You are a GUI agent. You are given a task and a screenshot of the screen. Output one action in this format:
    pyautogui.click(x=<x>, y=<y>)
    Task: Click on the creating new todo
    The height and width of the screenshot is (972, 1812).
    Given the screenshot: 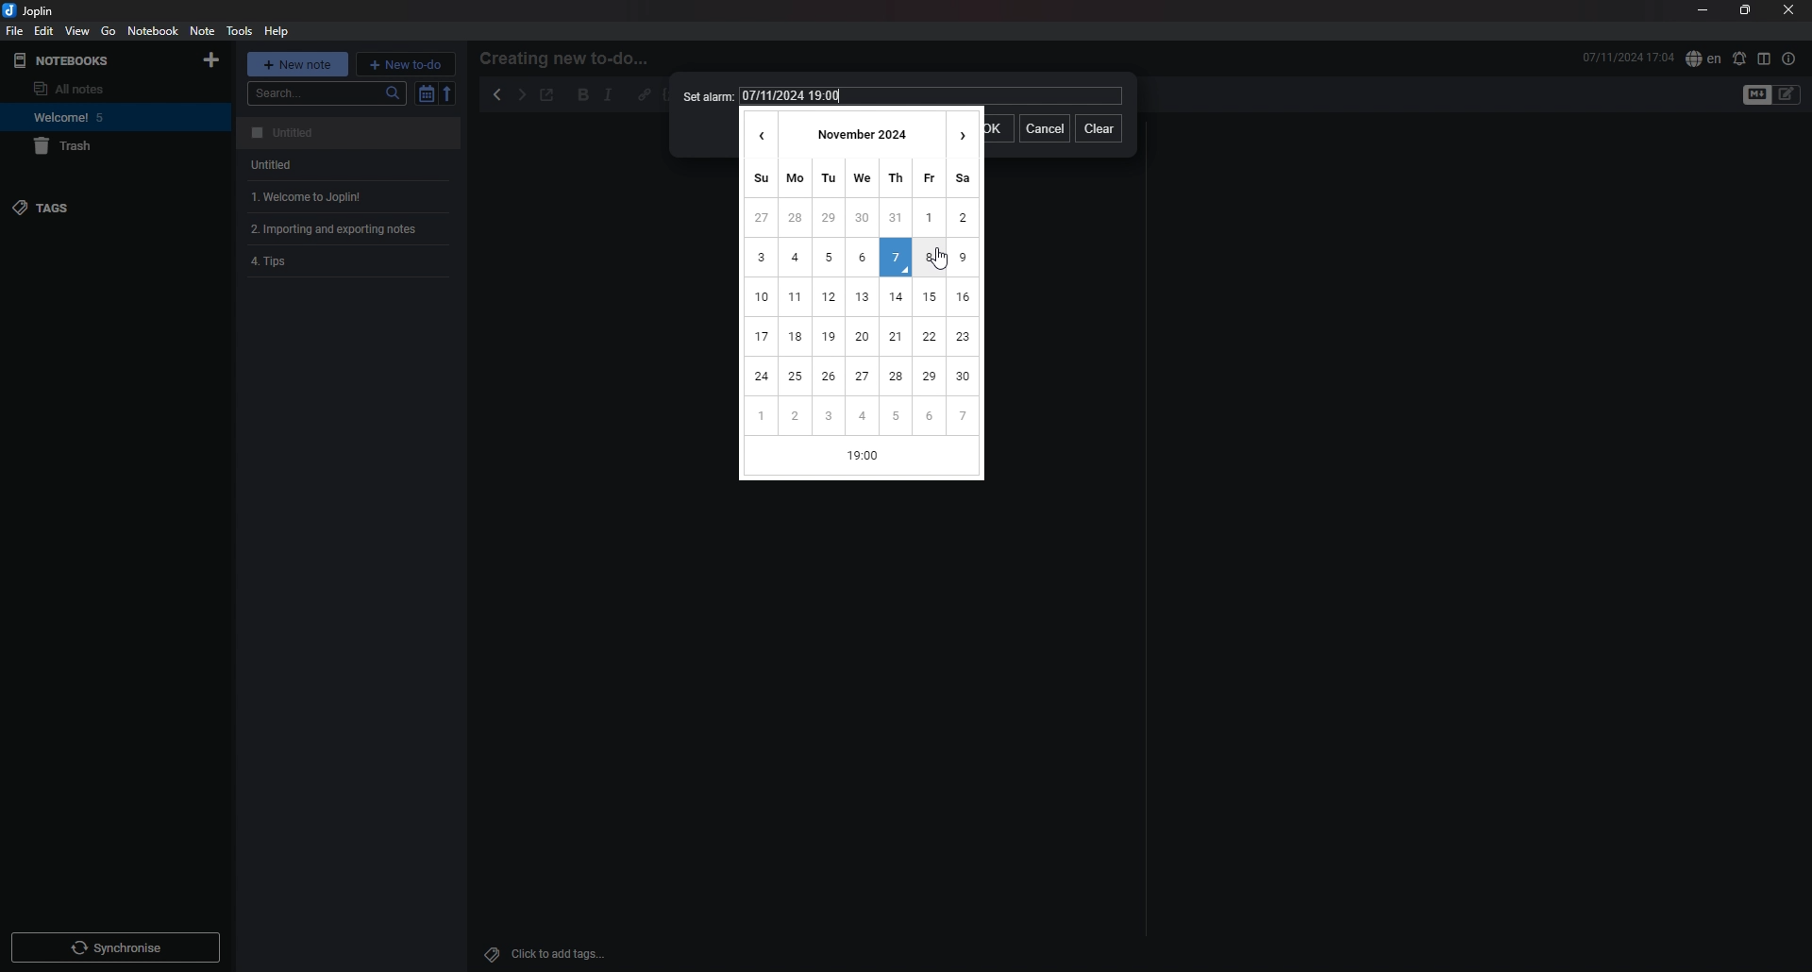 What is the action you would take?
    pyautogui.click(x=570, y=59)
    